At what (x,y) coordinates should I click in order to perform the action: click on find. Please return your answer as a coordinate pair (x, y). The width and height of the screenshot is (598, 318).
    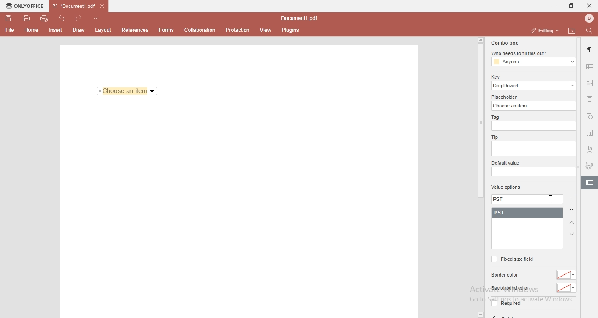
    Looking at the image, I should click on (591, 30).